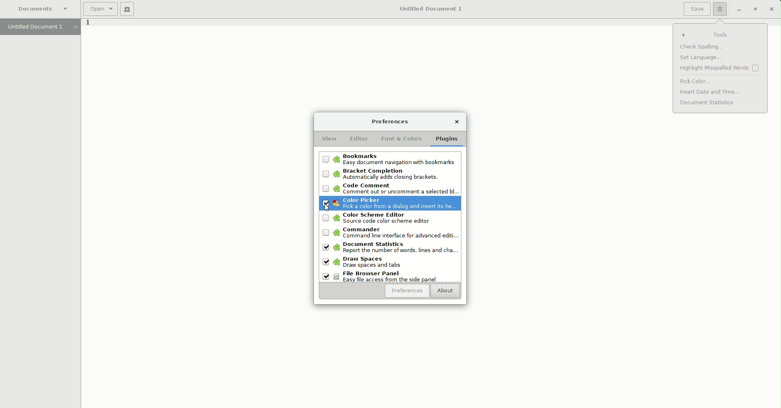  Describe the element at coordinates (457, 123) in the screenshot. I see `Close` at that location.